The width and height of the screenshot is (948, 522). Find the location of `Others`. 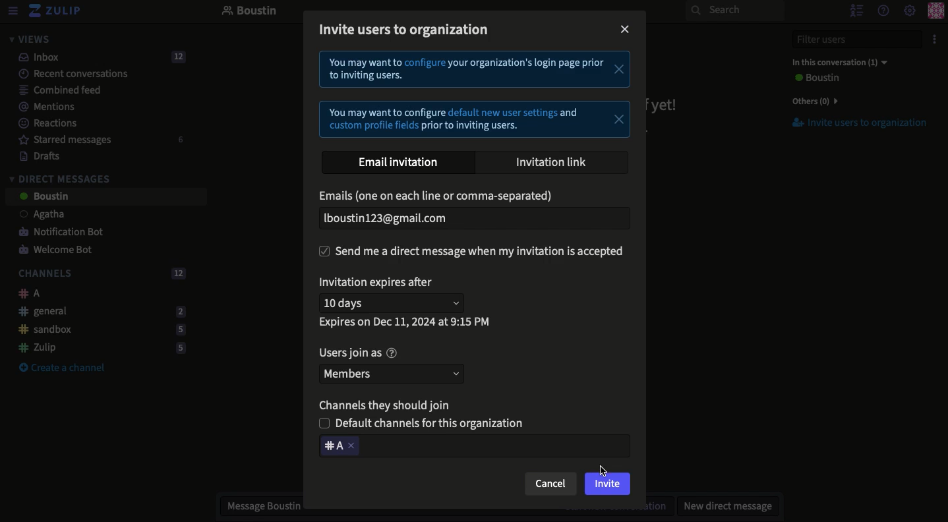

Others is located at coordinates (812, 101).